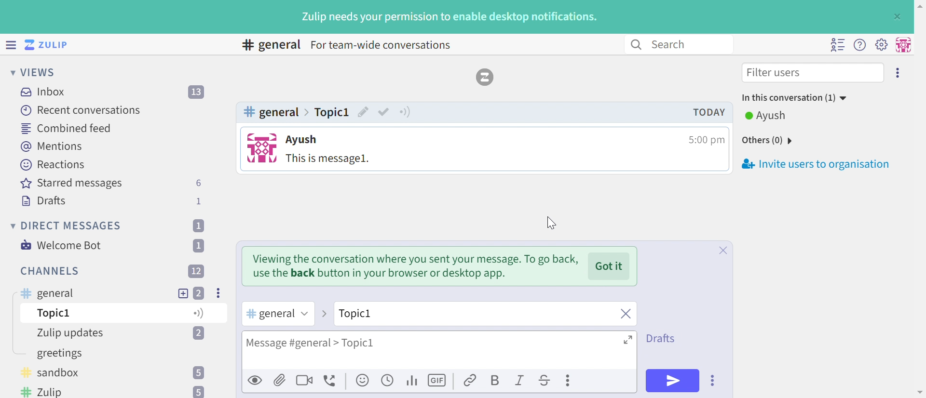 The height and width of the screenshot is (398, 926). I want to click on Close, so click(722, 305).